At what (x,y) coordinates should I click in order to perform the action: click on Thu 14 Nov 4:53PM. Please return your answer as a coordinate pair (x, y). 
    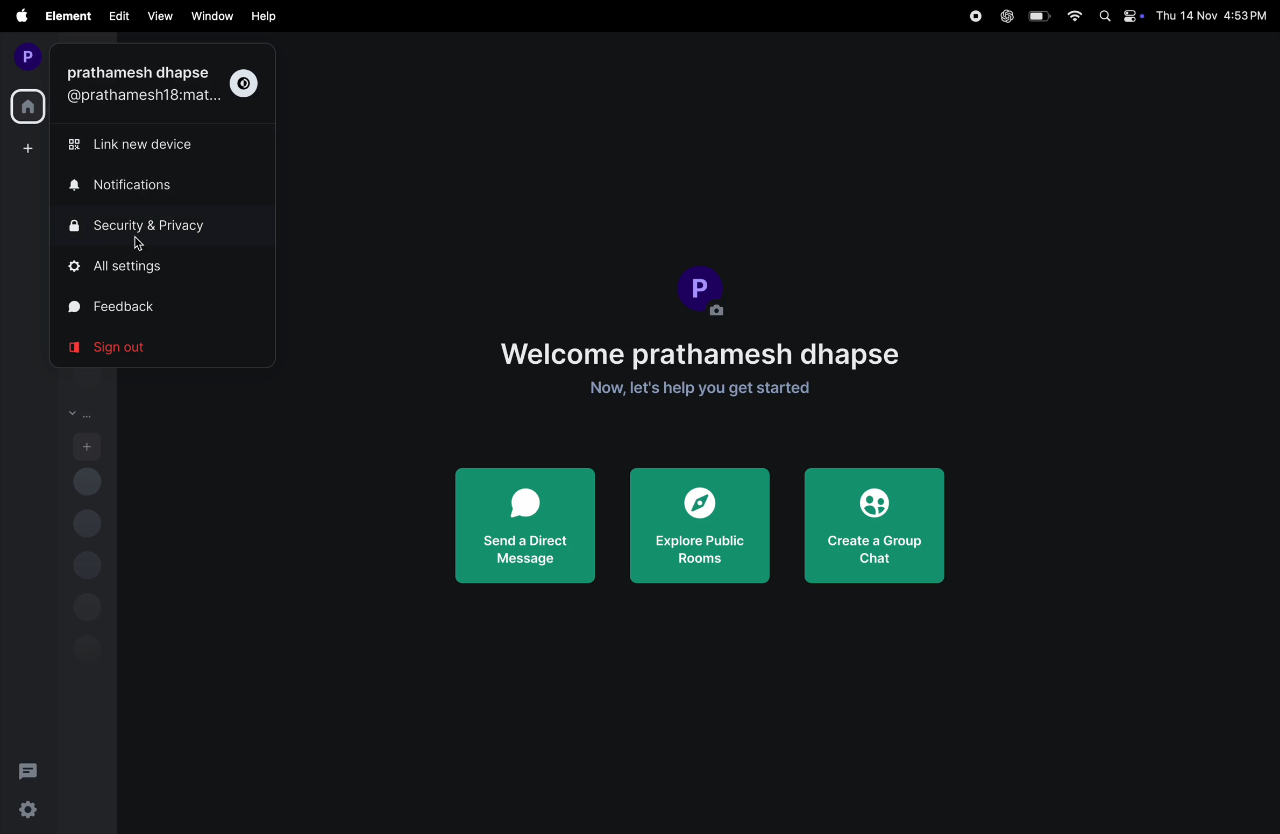
    Looking at the image, I should click on (1211, 15).